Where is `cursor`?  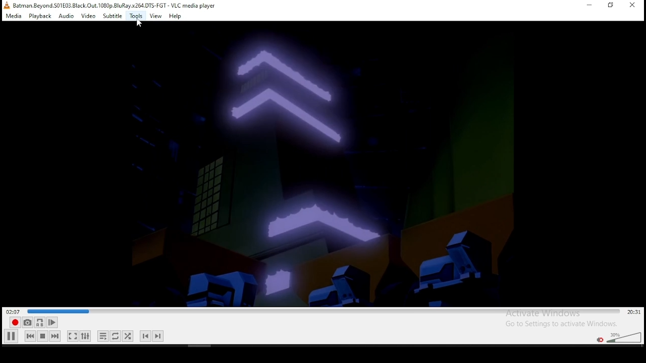
cursor is located at coordinates (139, 23).